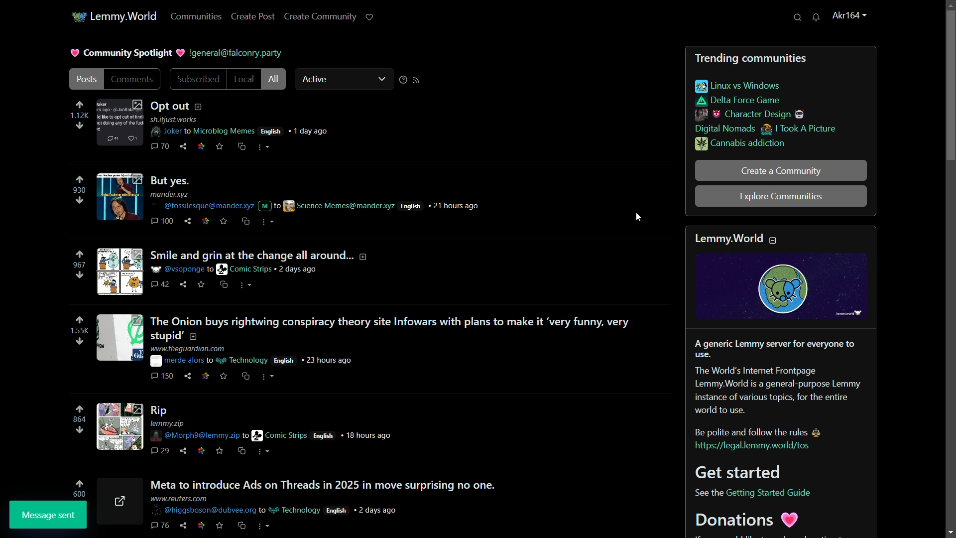  I want to click on post-5, so click(334, 482).